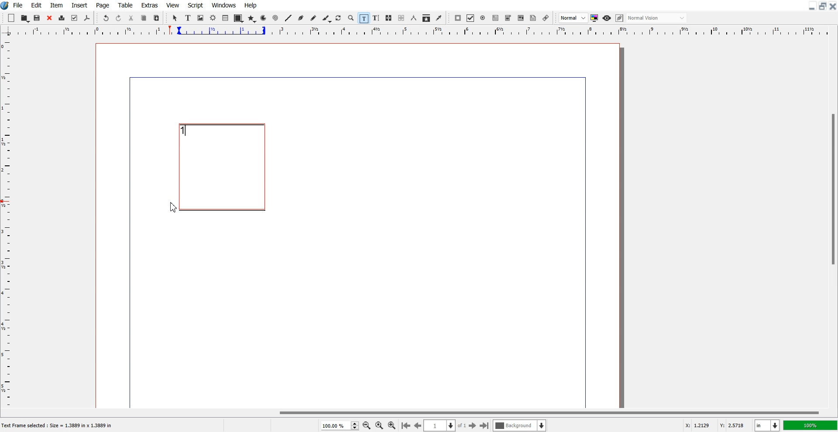  Describe the element at coordinates (288, 18) in the screenshot. I see `Line` at that location.